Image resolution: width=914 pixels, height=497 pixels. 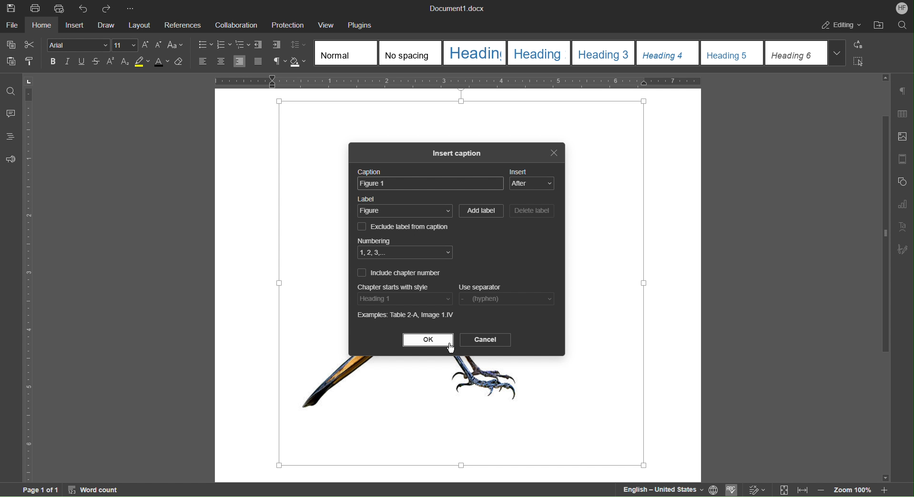 I want to click on Examples, so click(x=406, y=316).